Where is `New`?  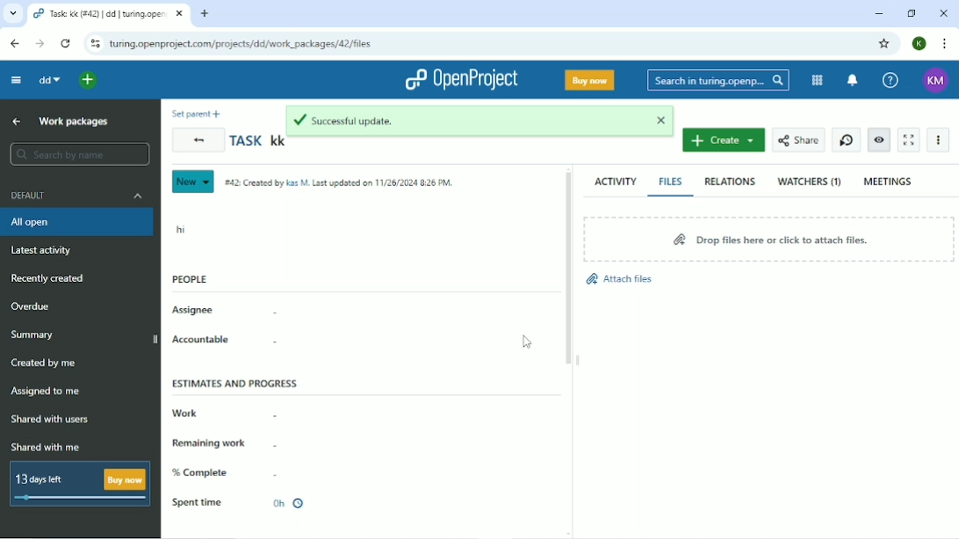 New is located at coordinates (192, 182).